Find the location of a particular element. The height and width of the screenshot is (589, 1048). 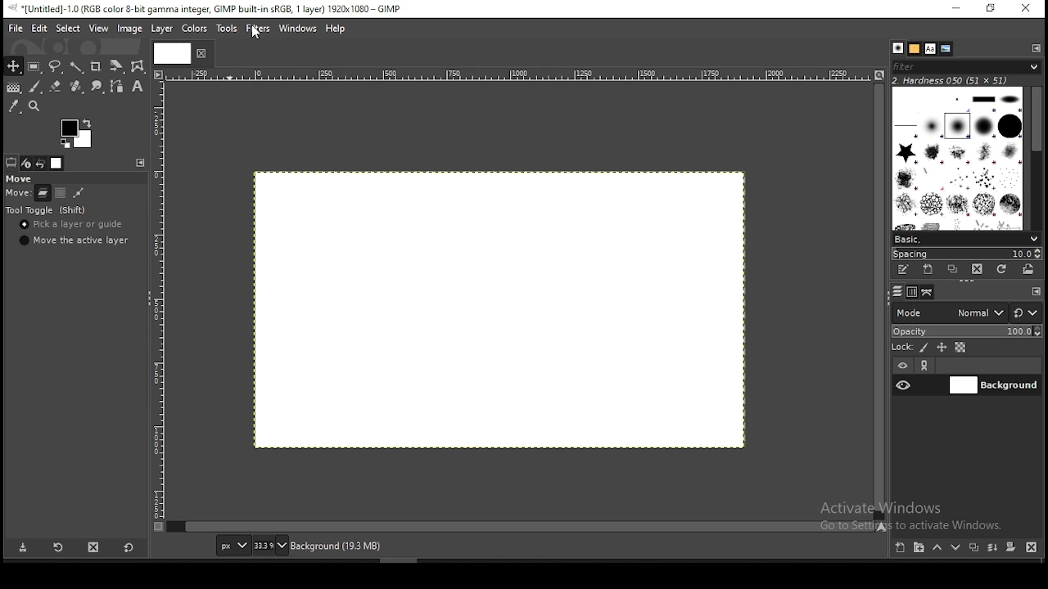

layer visibility is located at coordinates (902, 363).